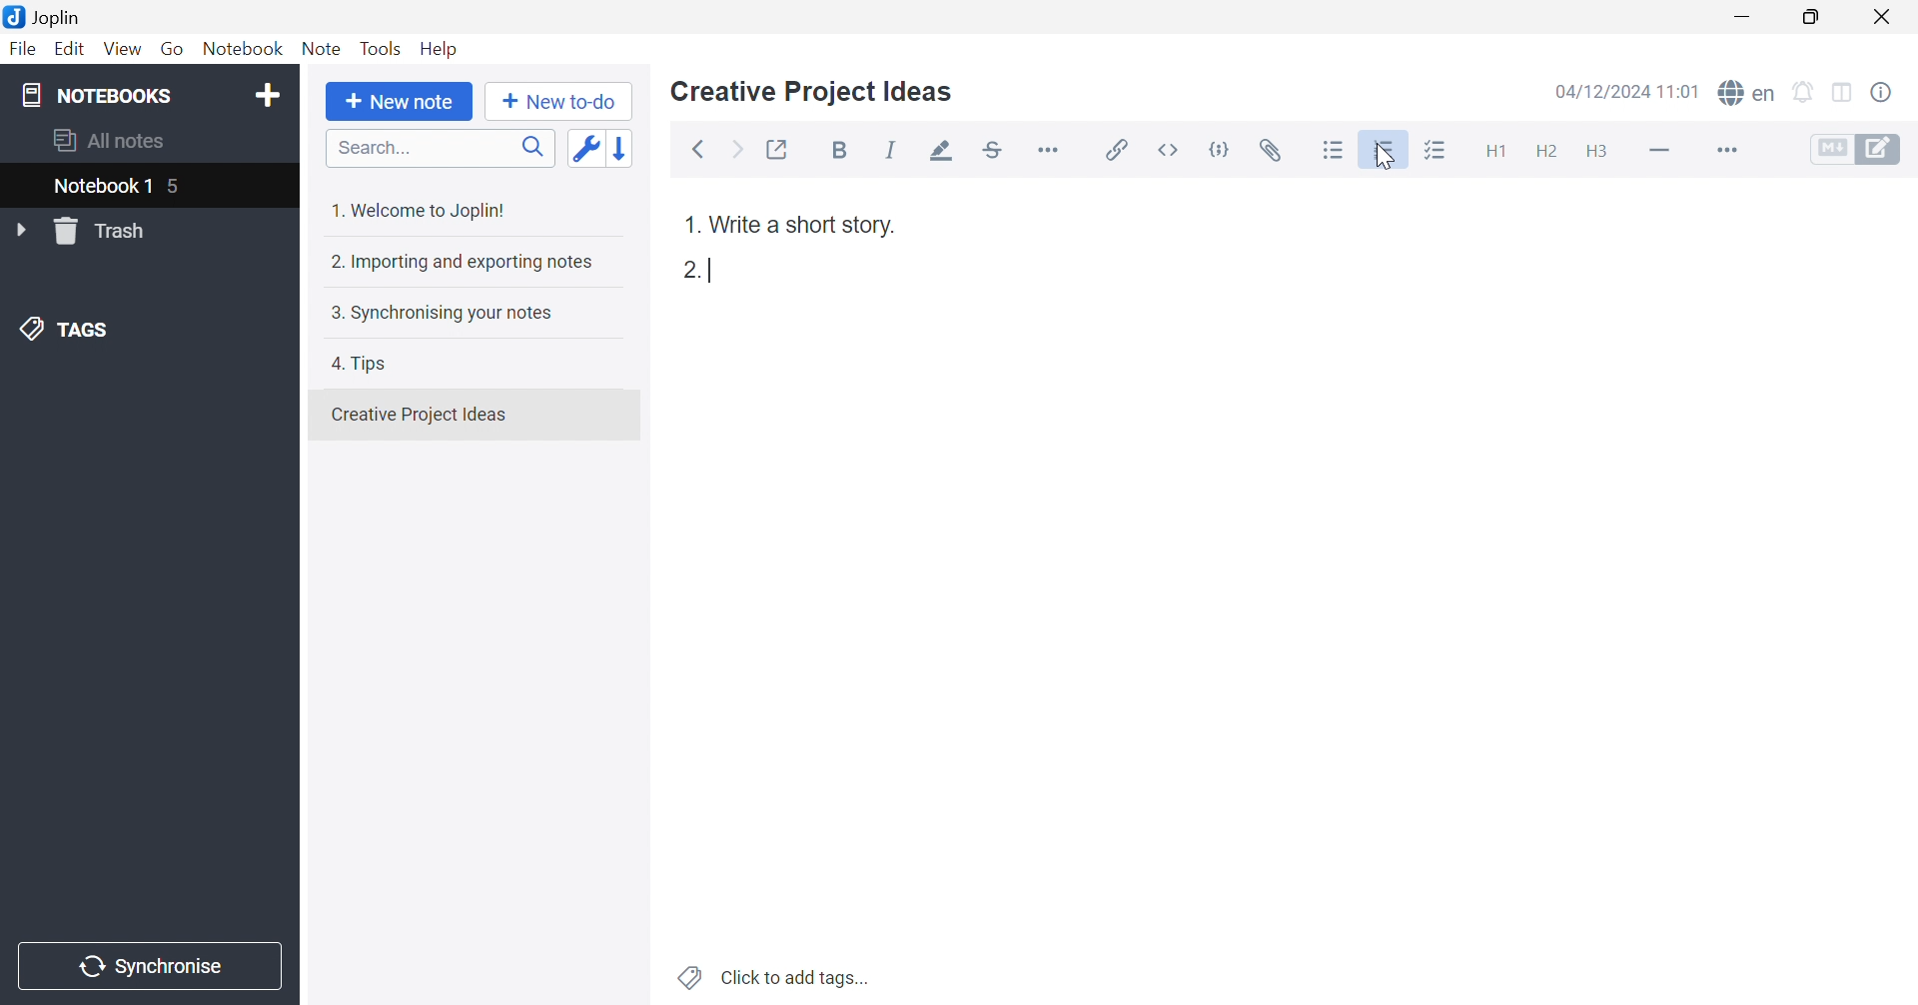 Image resolution: width=1918 pixels, height=1005 pixels. Describe the element at coordinates (47, 15) in the screenshot. I see `Joplin` at that location.